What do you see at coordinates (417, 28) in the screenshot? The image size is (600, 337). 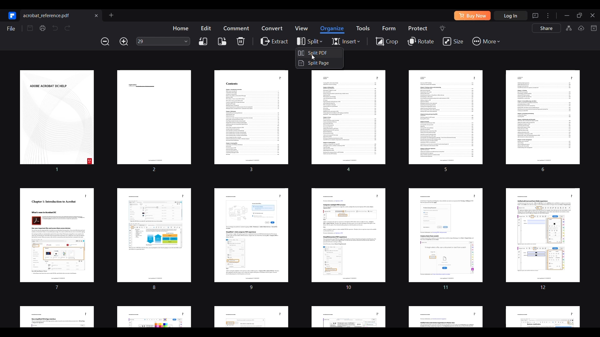 I see `Protect` at bounding box center [417, 28].